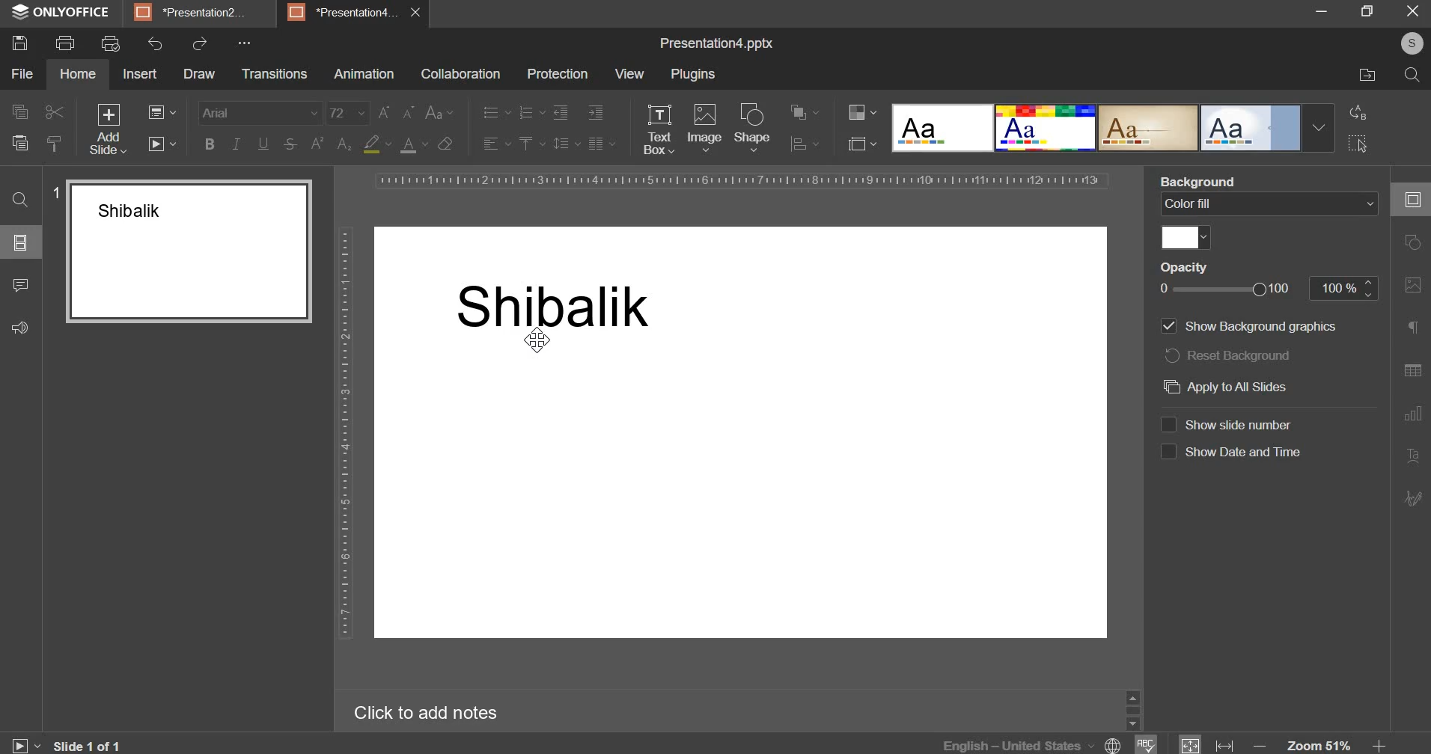 The width and height of the screenshot is (1431, 754). Describe the element at coordinates (106, 129) in the screenshot. I see `add slides` at that location.